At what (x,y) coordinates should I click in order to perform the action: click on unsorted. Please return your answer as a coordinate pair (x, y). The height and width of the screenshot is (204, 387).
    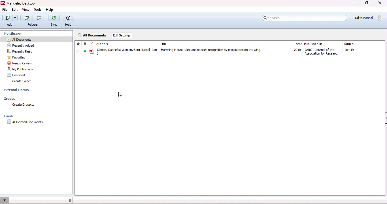
    Looking at the image, I should click on (17, 75).